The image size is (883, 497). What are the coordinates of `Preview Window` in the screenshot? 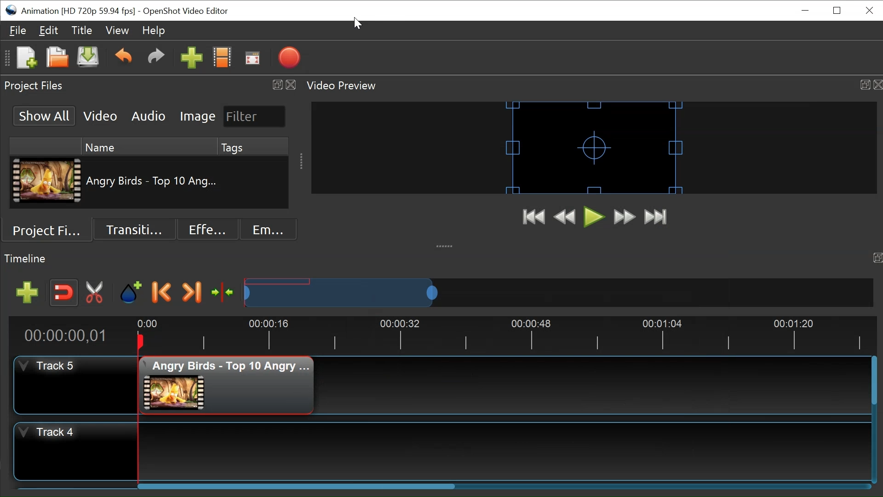 It's located at (595, 148).